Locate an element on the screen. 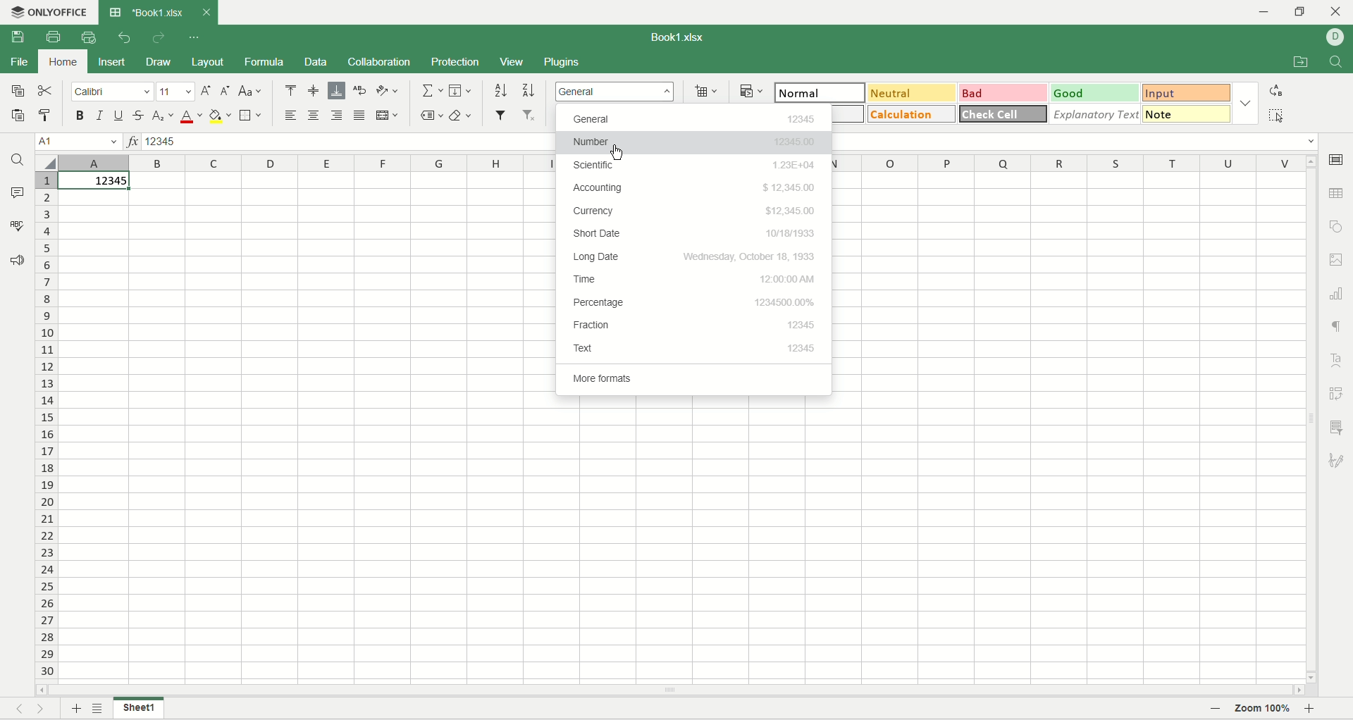 The height and width of the screenshot is (720, 1353). bad is located at coordinates (1004, 92).